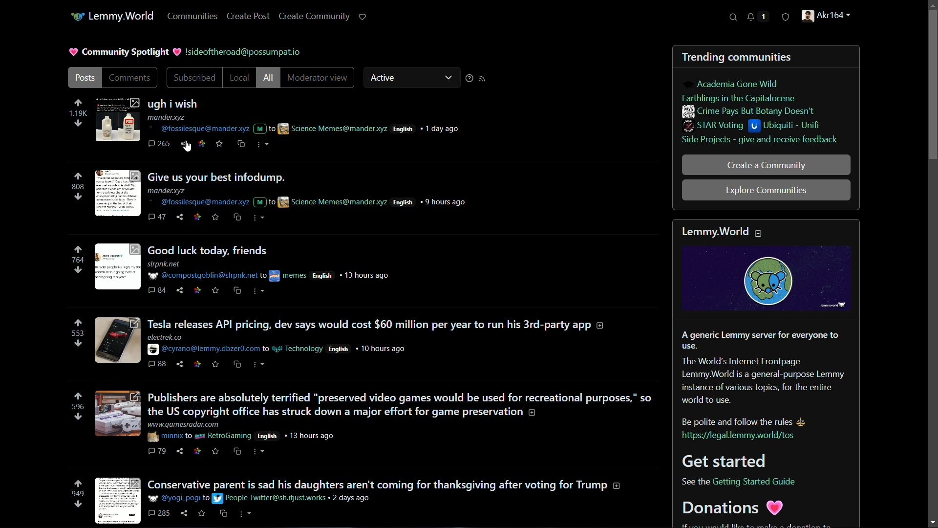 This screenshot has height=528, width=938. What do you see at coordinates (86, 79) in the screenshot?
I see `posts` at bounding box center [86, 79].